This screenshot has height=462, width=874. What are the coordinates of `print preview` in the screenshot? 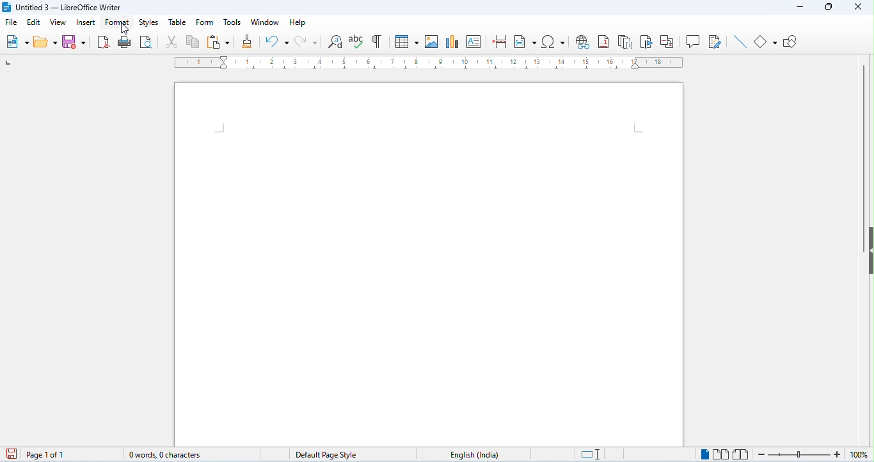 It's located at (147, 42).